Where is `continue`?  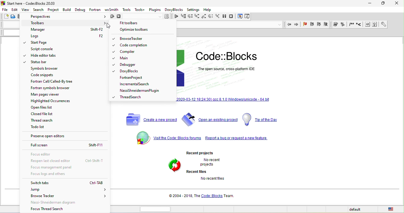 continue is located at coordinates (176, 17).